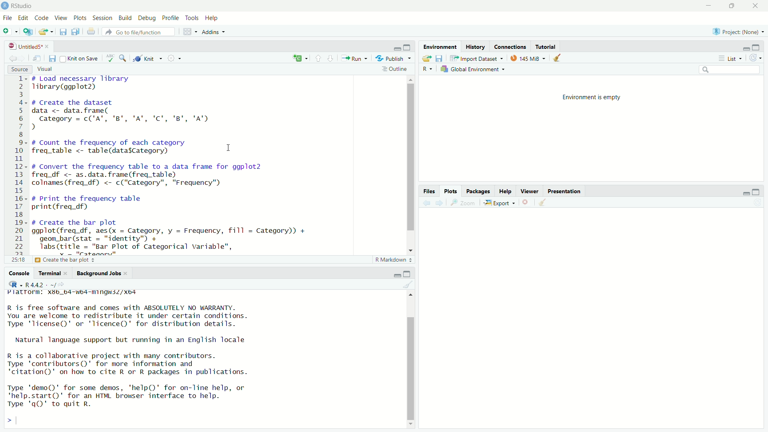  I want to click on R 4.4.2 . ~/, so click(42, 285).